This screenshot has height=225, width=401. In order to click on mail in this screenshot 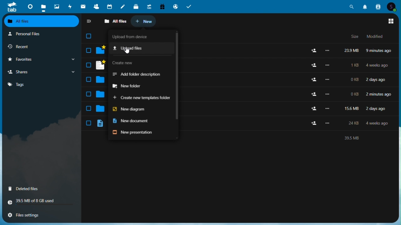, I will do `click(83, 6)`.